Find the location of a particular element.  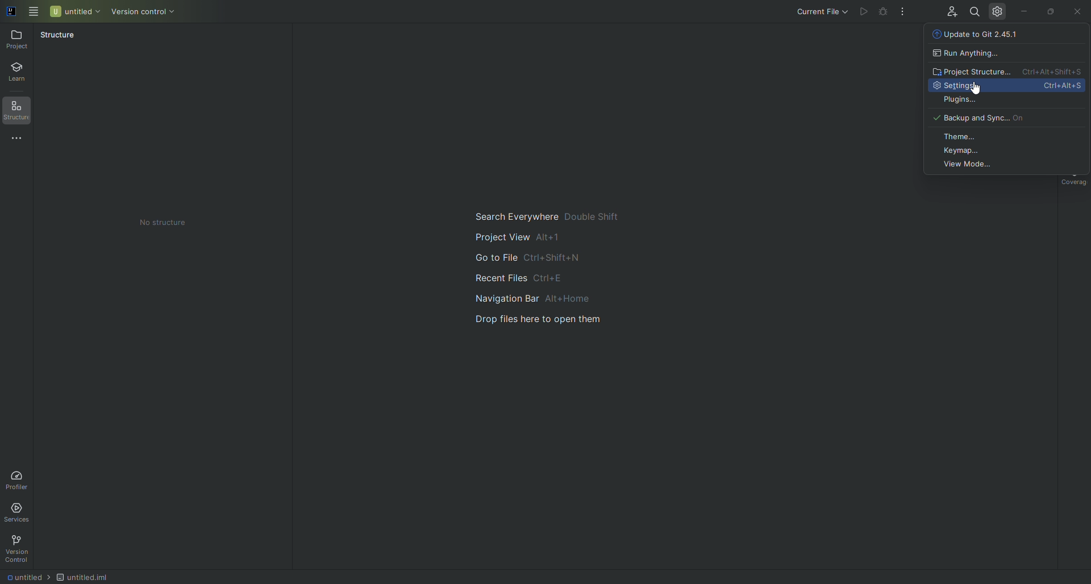

Main Menu is located at coordinates (31, 12).